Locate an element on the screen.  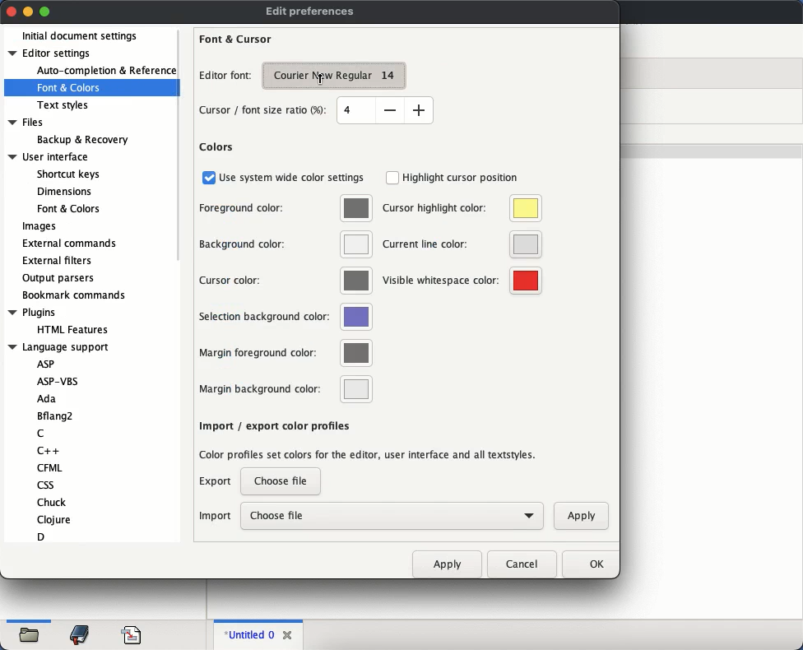
editor settings is located at coordinates (53, 53).